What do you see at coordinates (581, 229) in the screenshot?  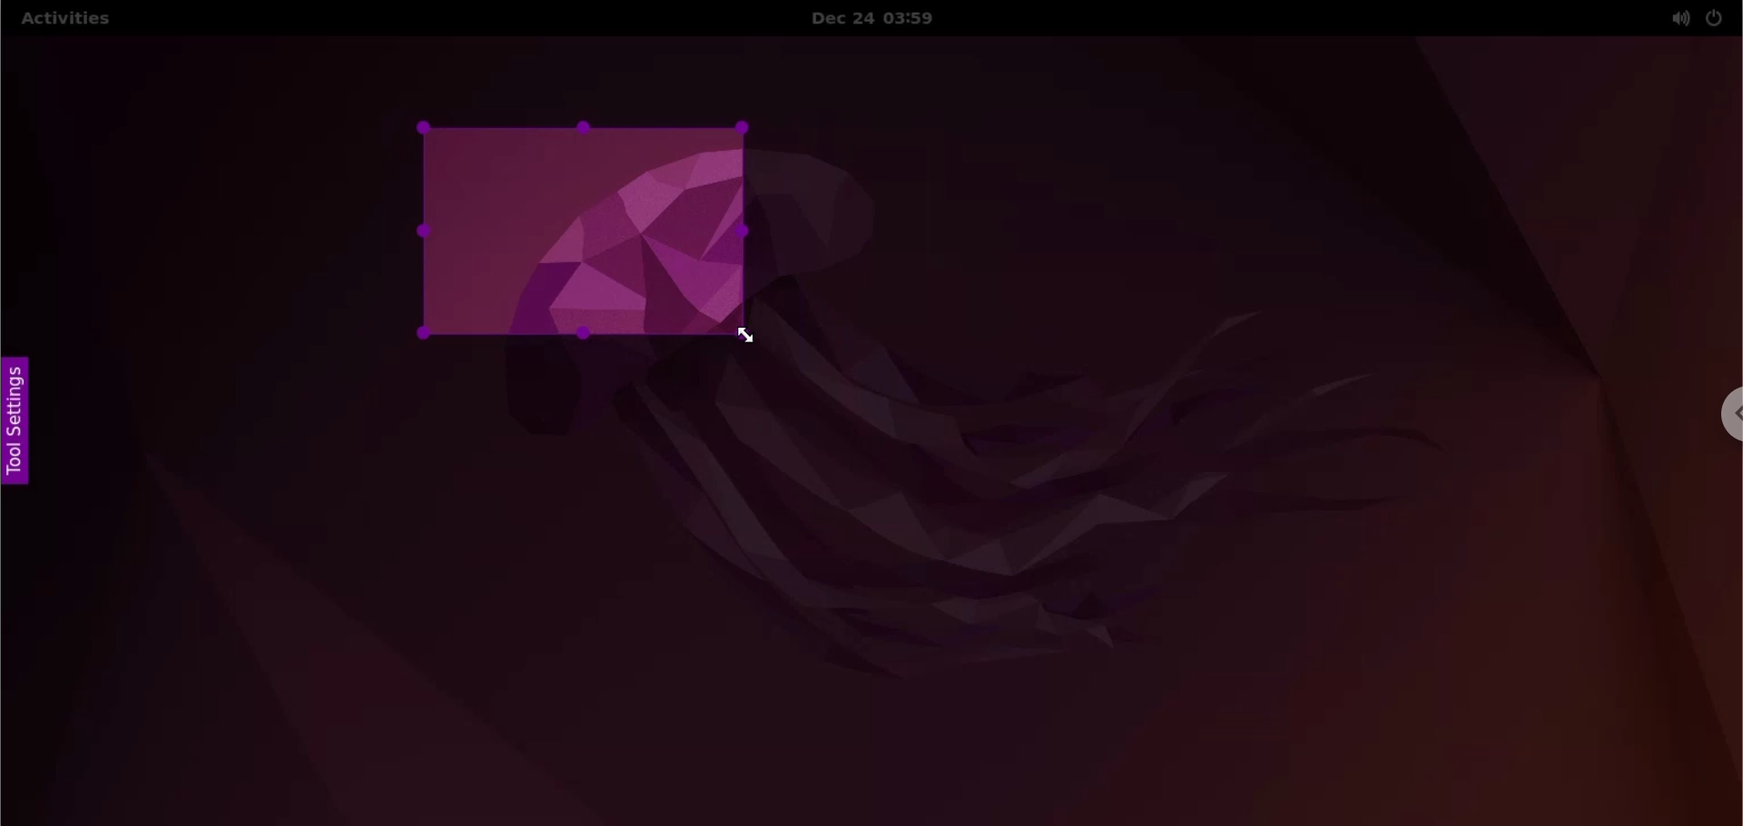 I see `resized canvas` at bounding box center [581, 229].